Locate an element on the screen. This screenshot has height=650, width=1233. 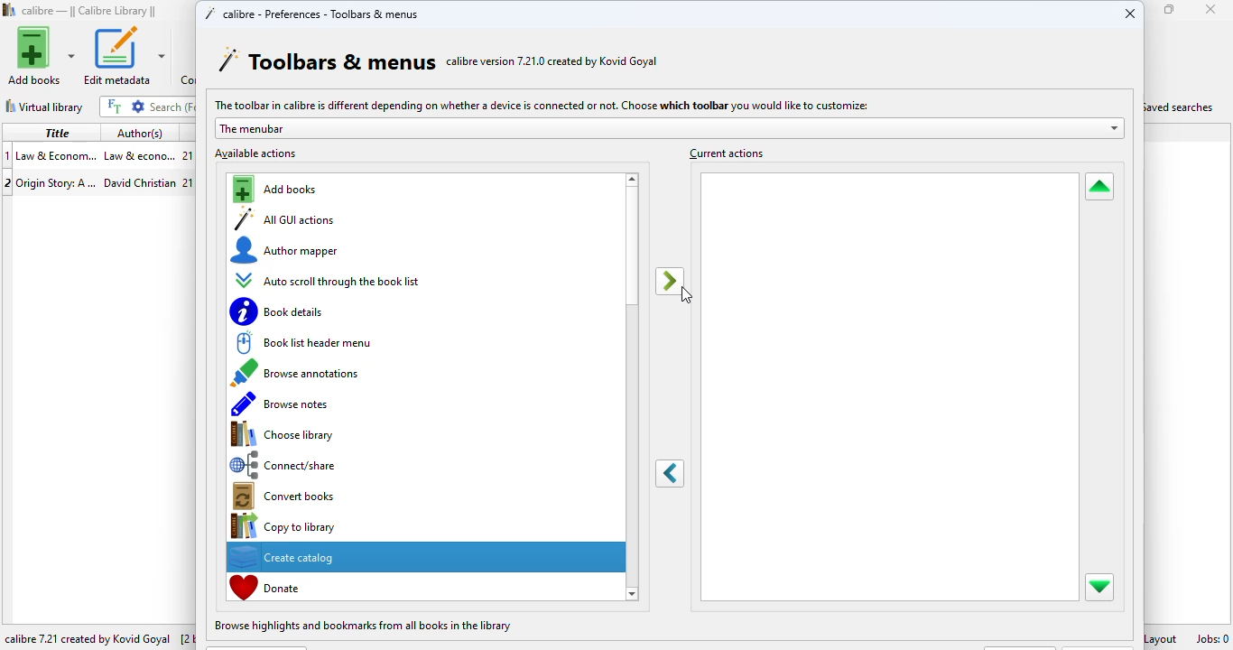
edit metadata is located at coordinates (124, 56).